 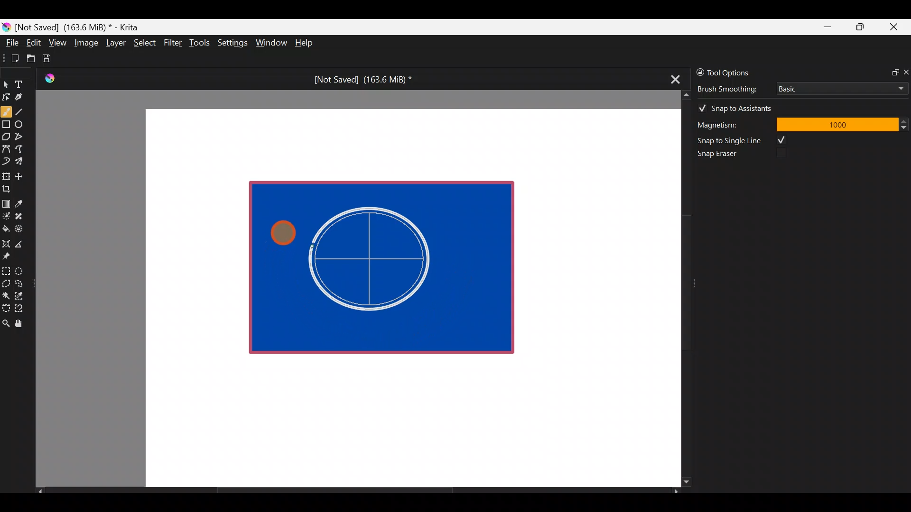 What do you see at coordinates (278, 229) in the screenshot?
I see `Cursor` at bounding box center [278, 229].